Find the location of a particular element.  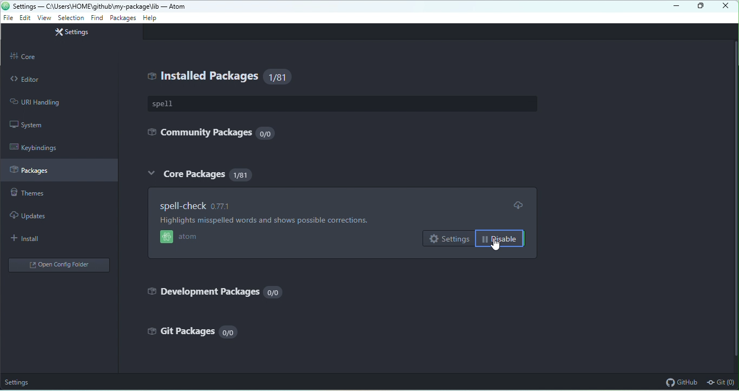

minimize is located at coordinates (674, 7).